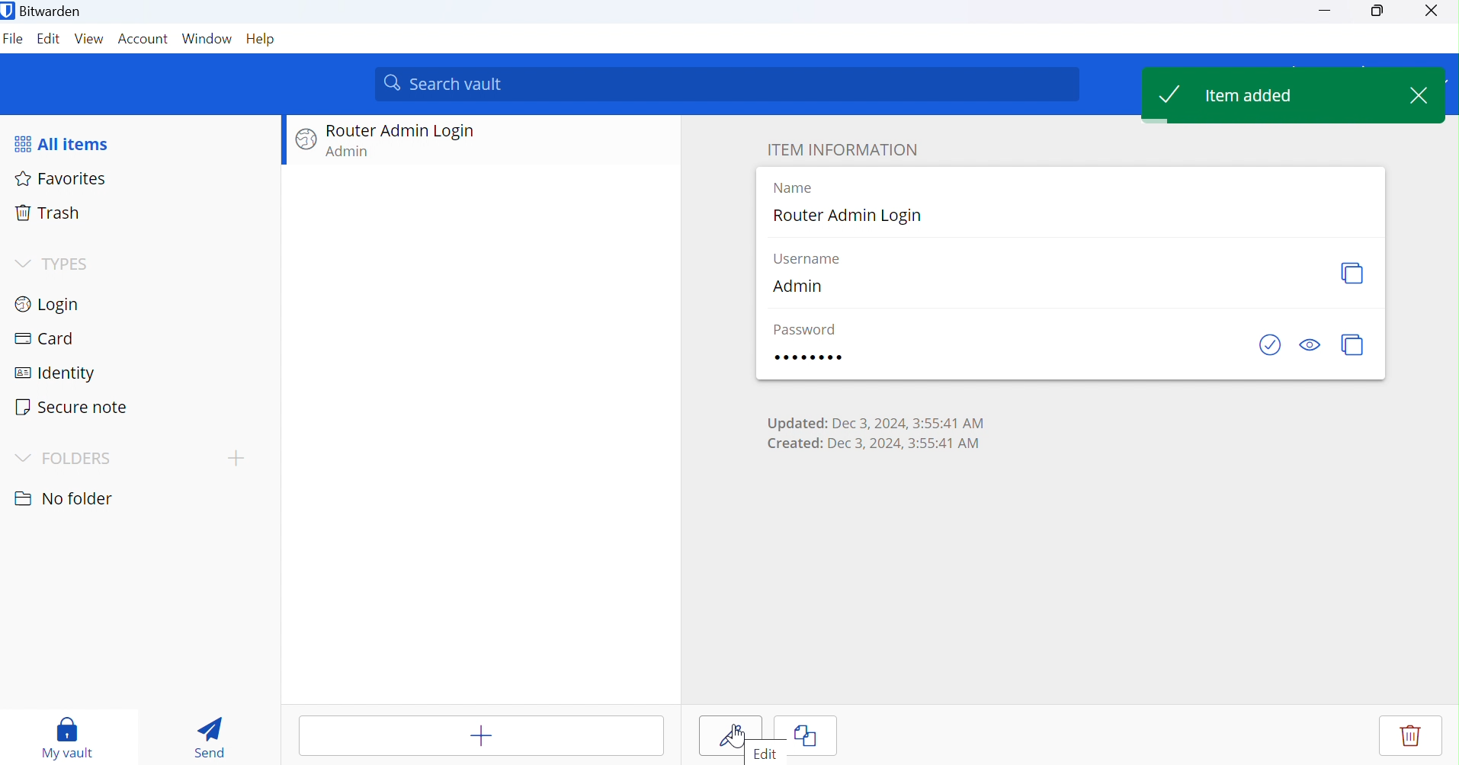 This screenshot has width=1459, height=765. Describe the element at coordinates (807, 258) in the screenshot. I see `Username` at that location.